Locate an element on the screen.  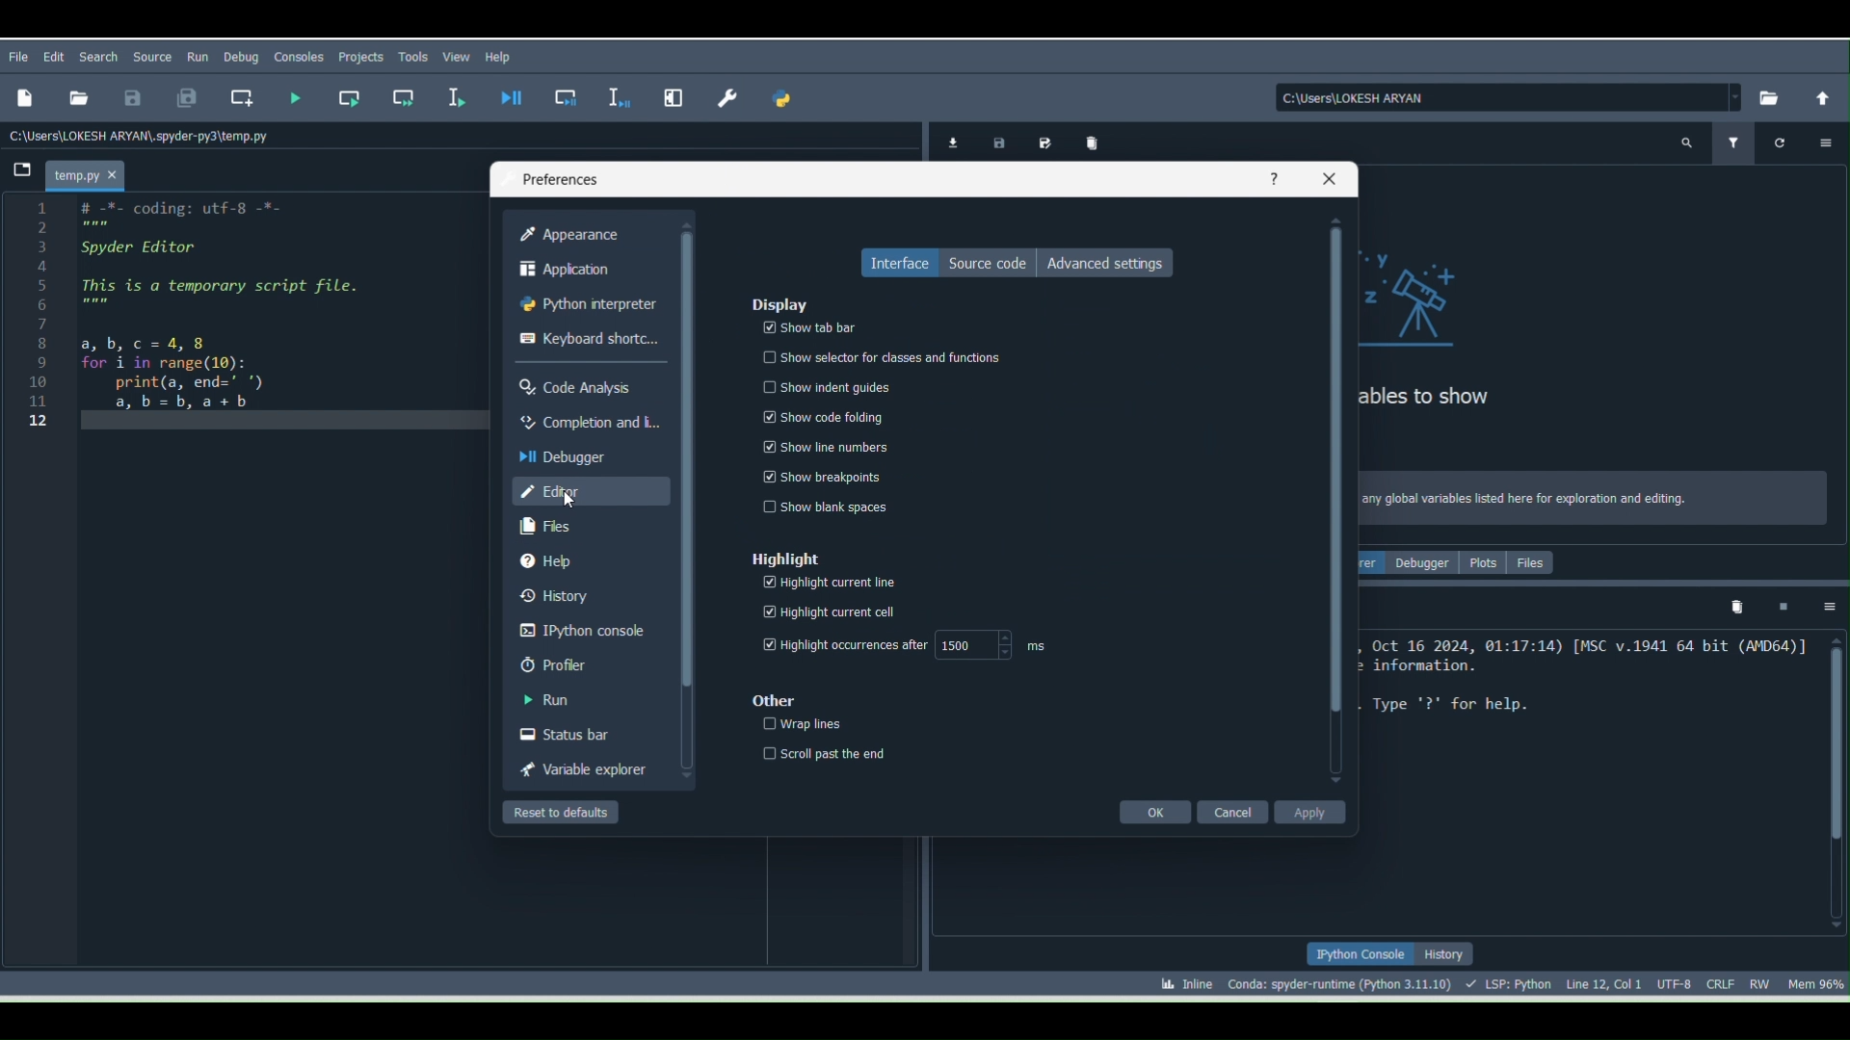
IPython console is located at coordinates (1359, 954).